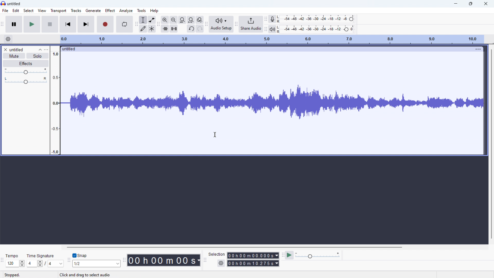  I want to click on skip to end, so click(86, 24).